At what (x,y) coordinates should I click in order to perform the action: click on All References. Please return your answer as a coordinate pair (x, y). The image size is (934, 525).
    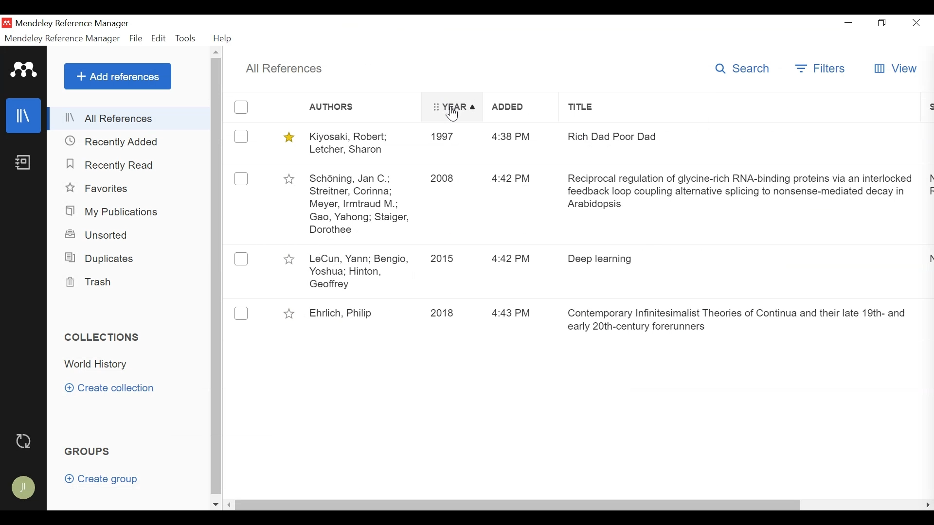
    Looking at the image, I should click on (286, 69).